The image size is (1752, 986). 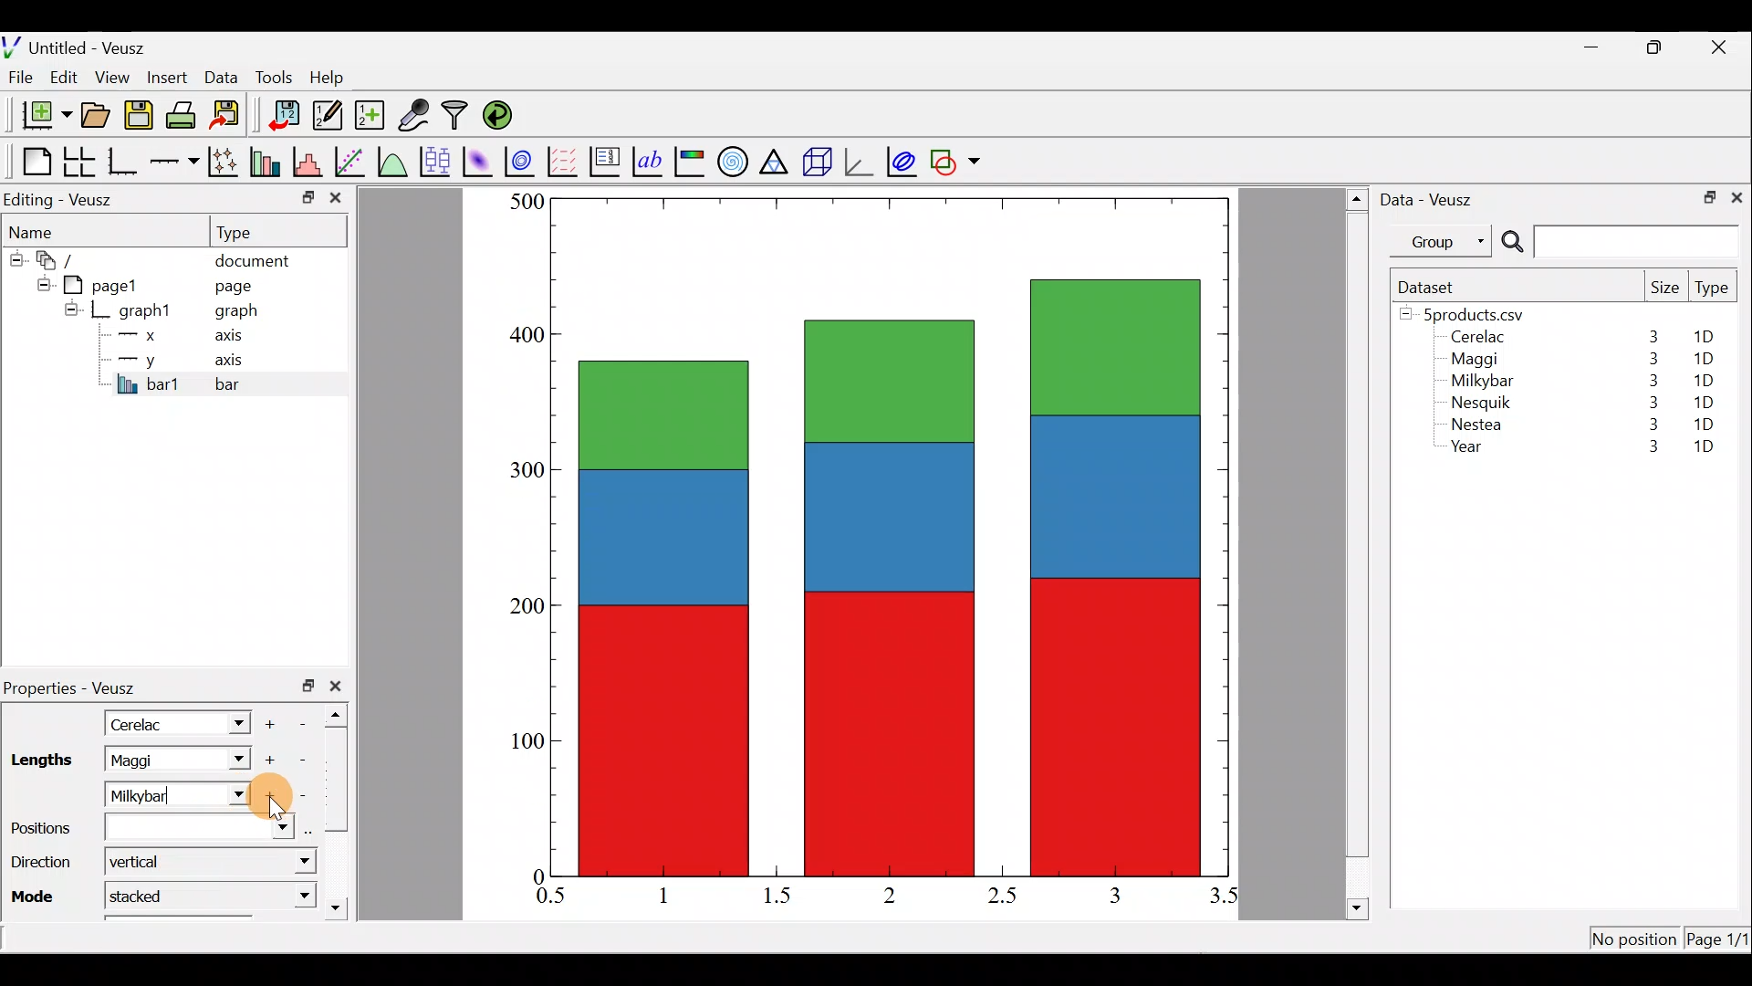 I want to click on Maggi, so click(x=153, y=760).